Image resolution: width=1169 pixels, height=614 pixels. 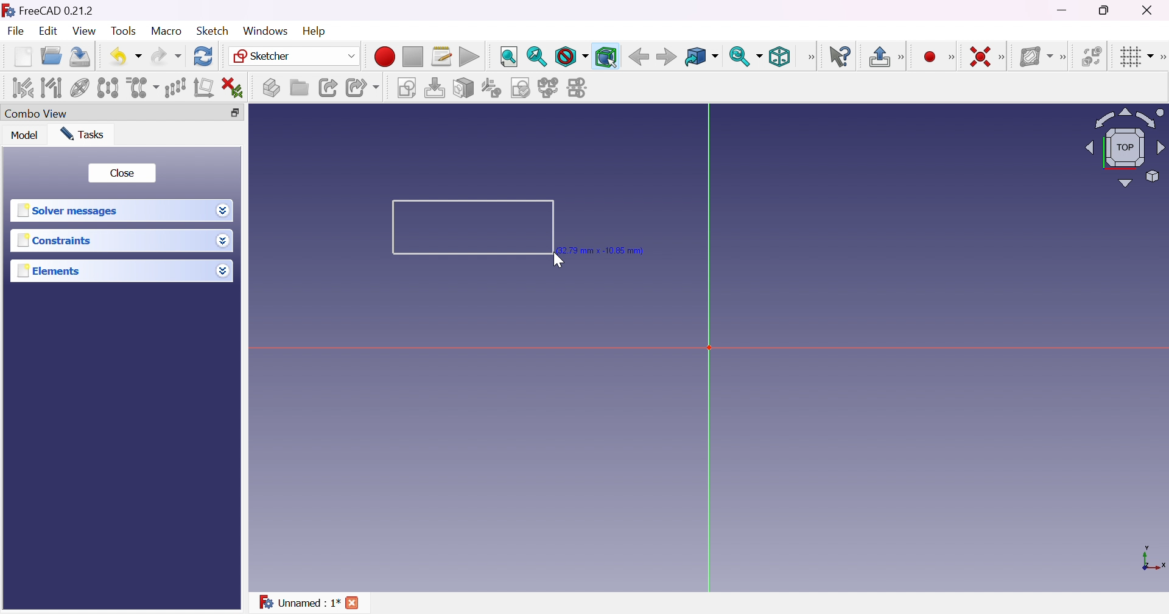 I want to click on Drop down, so click(x=223, y=271).